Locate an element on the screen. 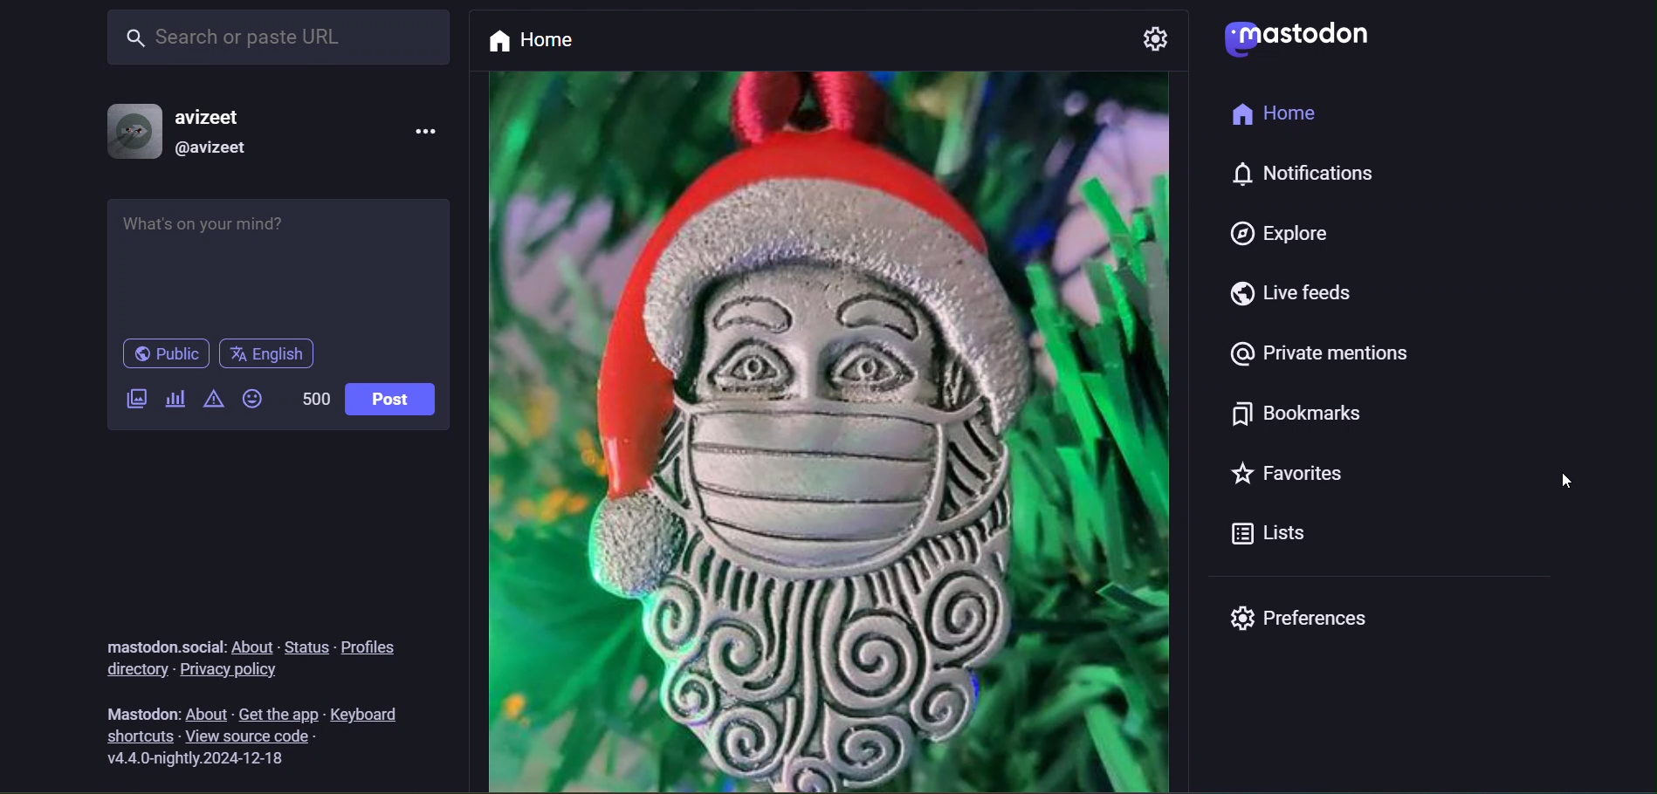 This screenshot has width=1657, height=794. text is located at coordinates (155, 639).